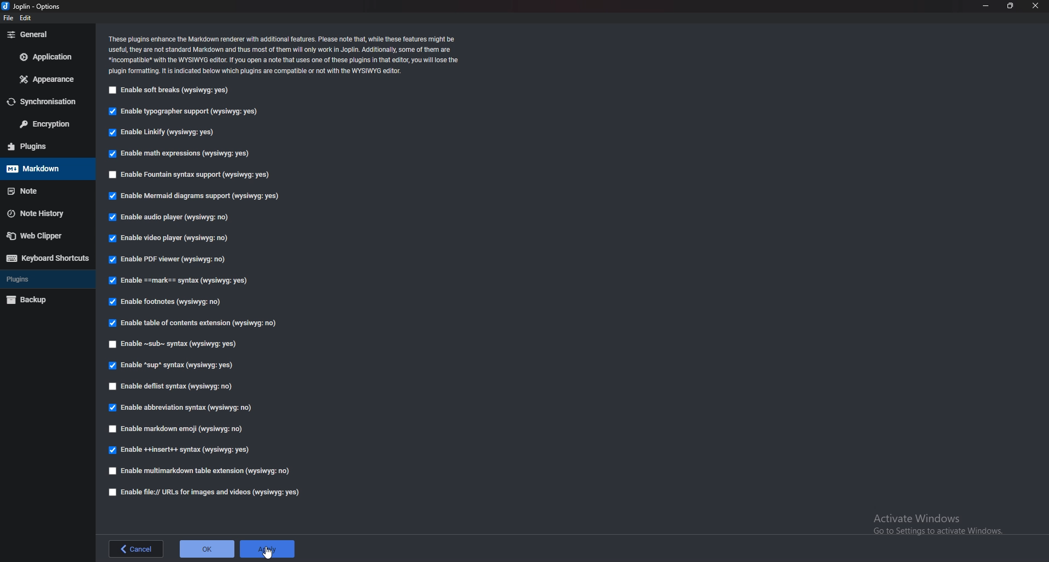 This screenshot has height=562, width=1049. I want to click on back, so click(136, 548).